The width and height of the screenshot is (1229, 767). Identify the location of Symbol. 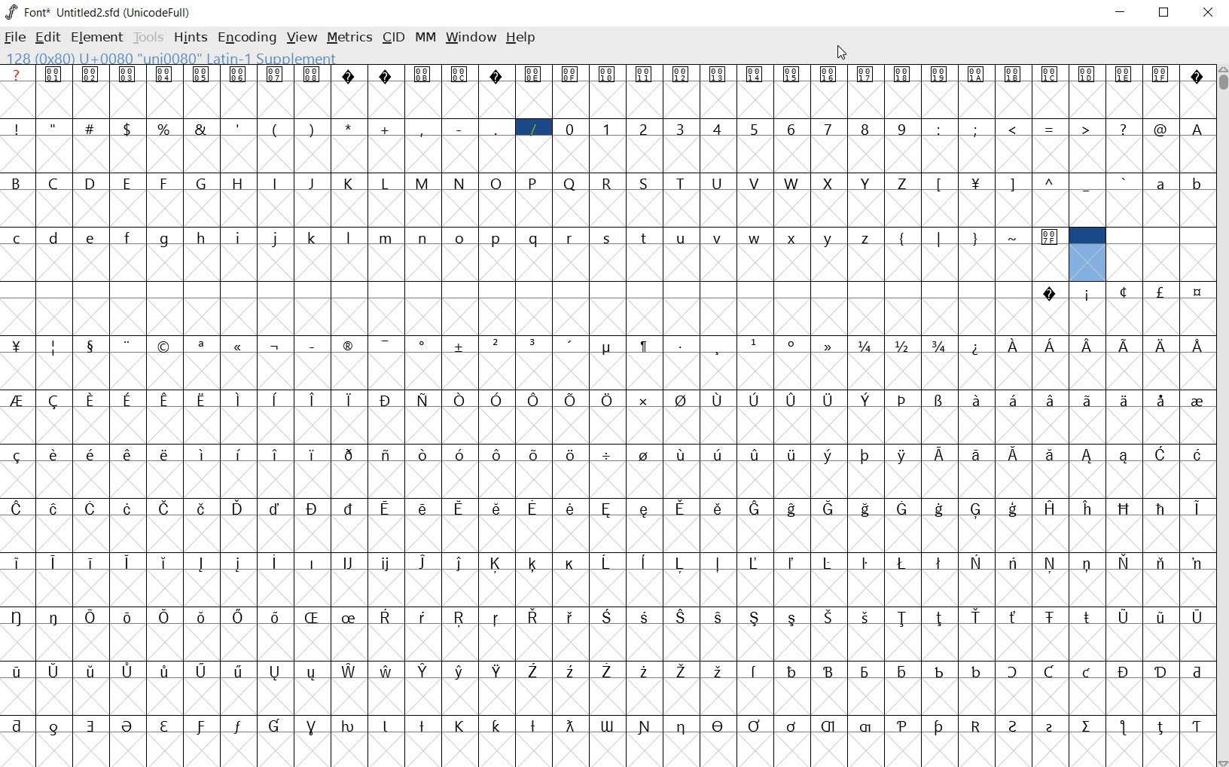
(277, 725).